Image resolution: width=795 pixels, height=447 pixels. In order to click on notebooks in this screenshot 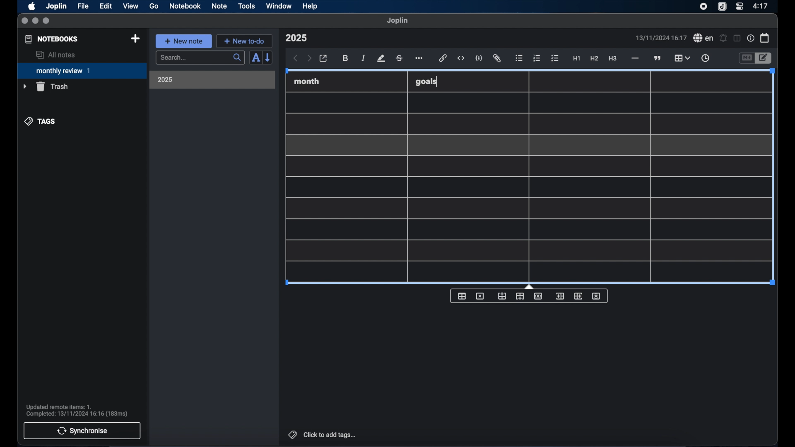, I will do `click(52, 39)`.